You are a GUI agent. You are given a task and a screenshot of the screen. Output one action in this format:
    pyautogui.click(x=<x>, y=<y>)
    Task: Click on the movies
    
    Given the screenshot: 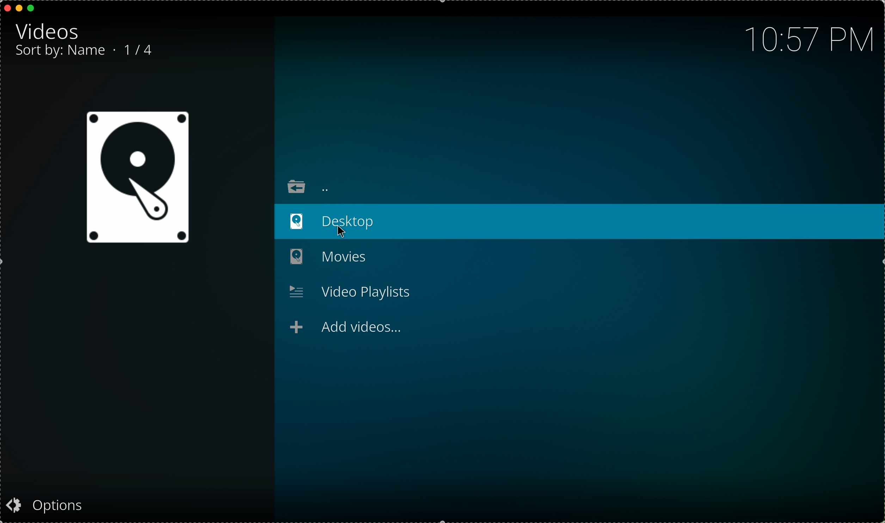 What is the action you would take?
    pyautogui.click(x=334, y=257)
    